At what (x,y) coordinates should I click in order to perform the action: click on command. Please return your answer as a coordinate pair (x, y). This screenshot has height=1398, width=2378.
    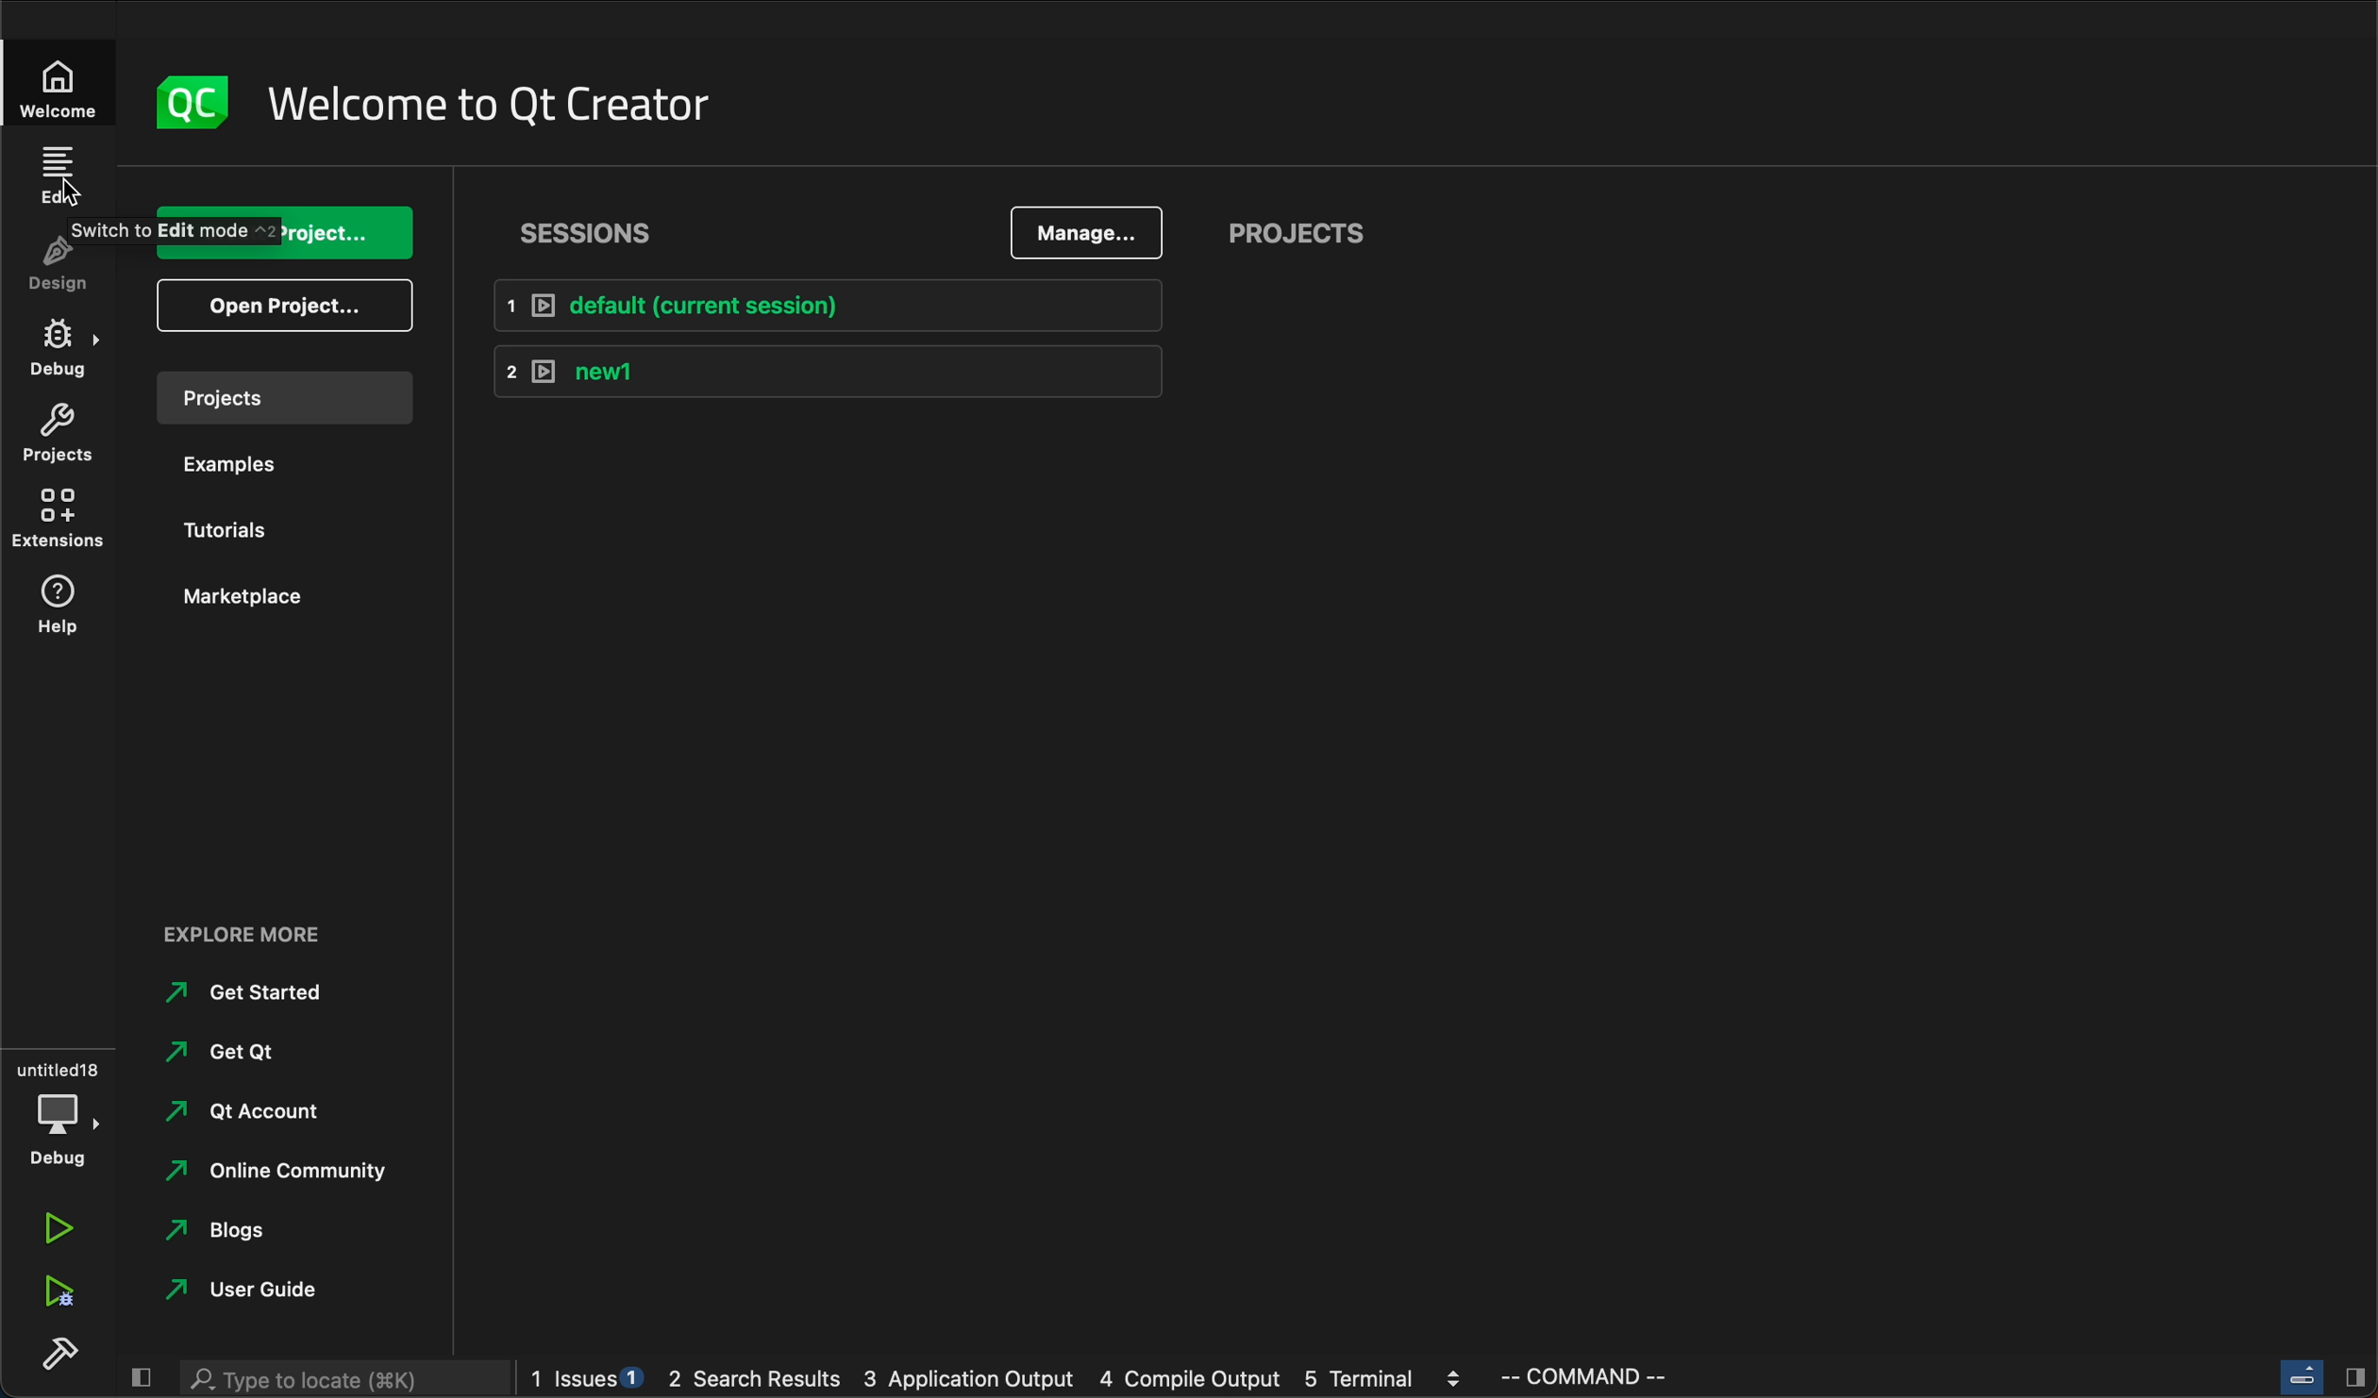
    Looking at the image, I should click on (1671, 1375).